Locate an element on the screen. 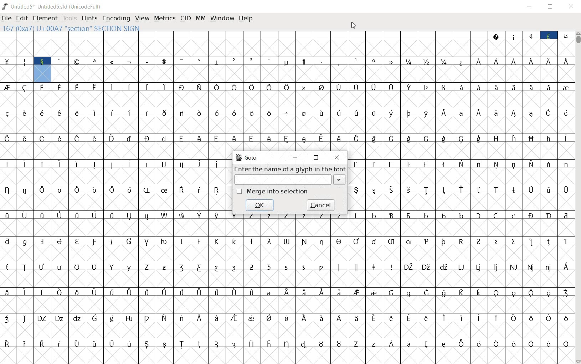 Image resolution: width=581 pixels, height=364 pixels. special alphabet is located at coordinates (96, 275).